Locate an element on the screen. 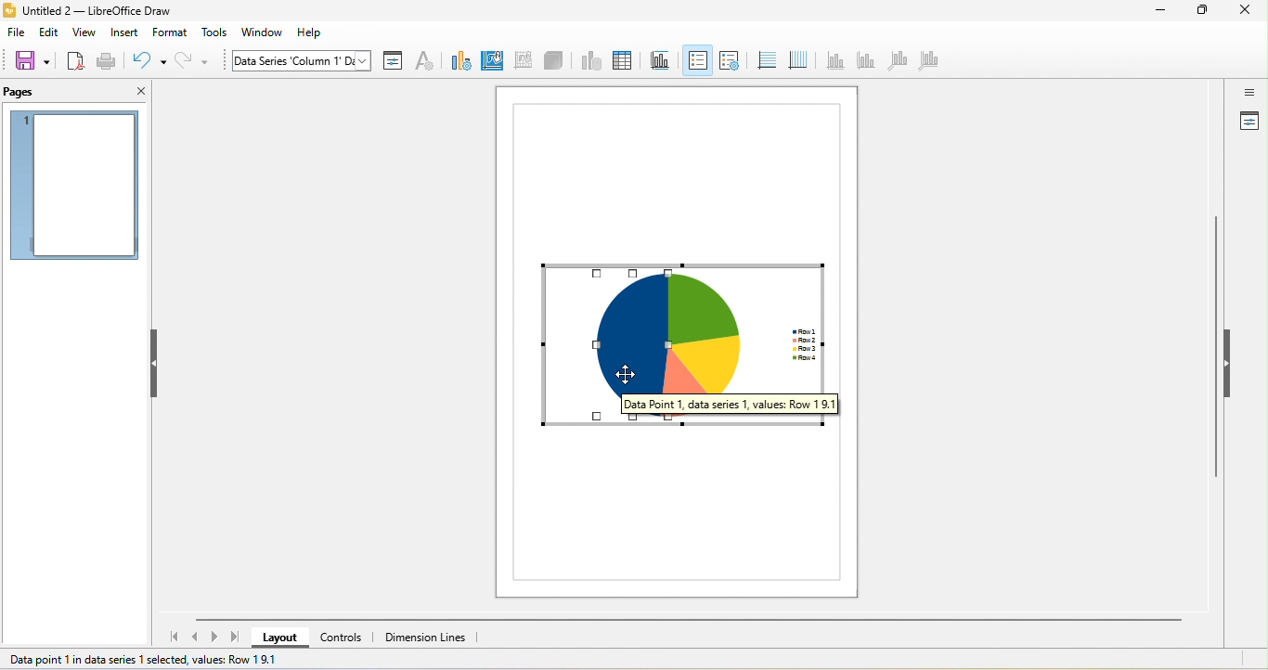 The width and height of the screenshot is (1268, 670). data point 1 in series 1 selected, values row 1.9.1 is located at coordinates (145, 662).